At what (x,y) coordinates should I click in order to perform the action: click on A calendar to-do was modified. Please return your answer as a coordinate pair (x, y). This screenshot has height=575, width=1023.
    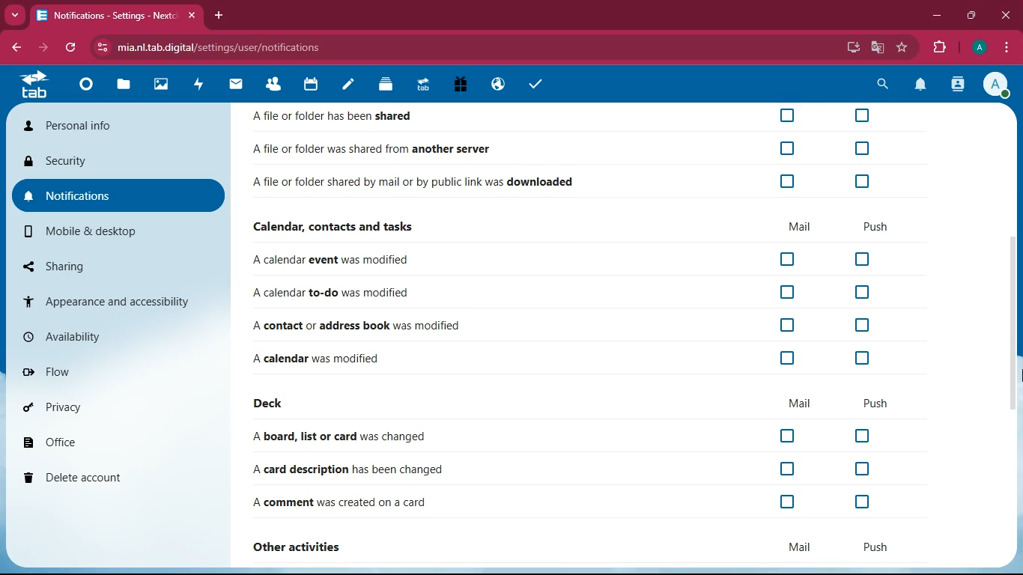
    Looking at the image, I should click on (344, 294).